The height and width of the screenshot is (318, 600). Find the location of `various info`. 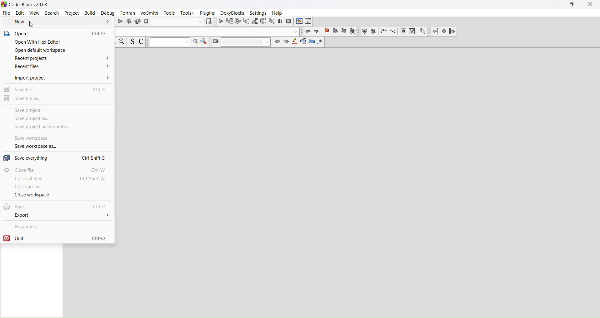

various info is located at coordinates (309, 21).